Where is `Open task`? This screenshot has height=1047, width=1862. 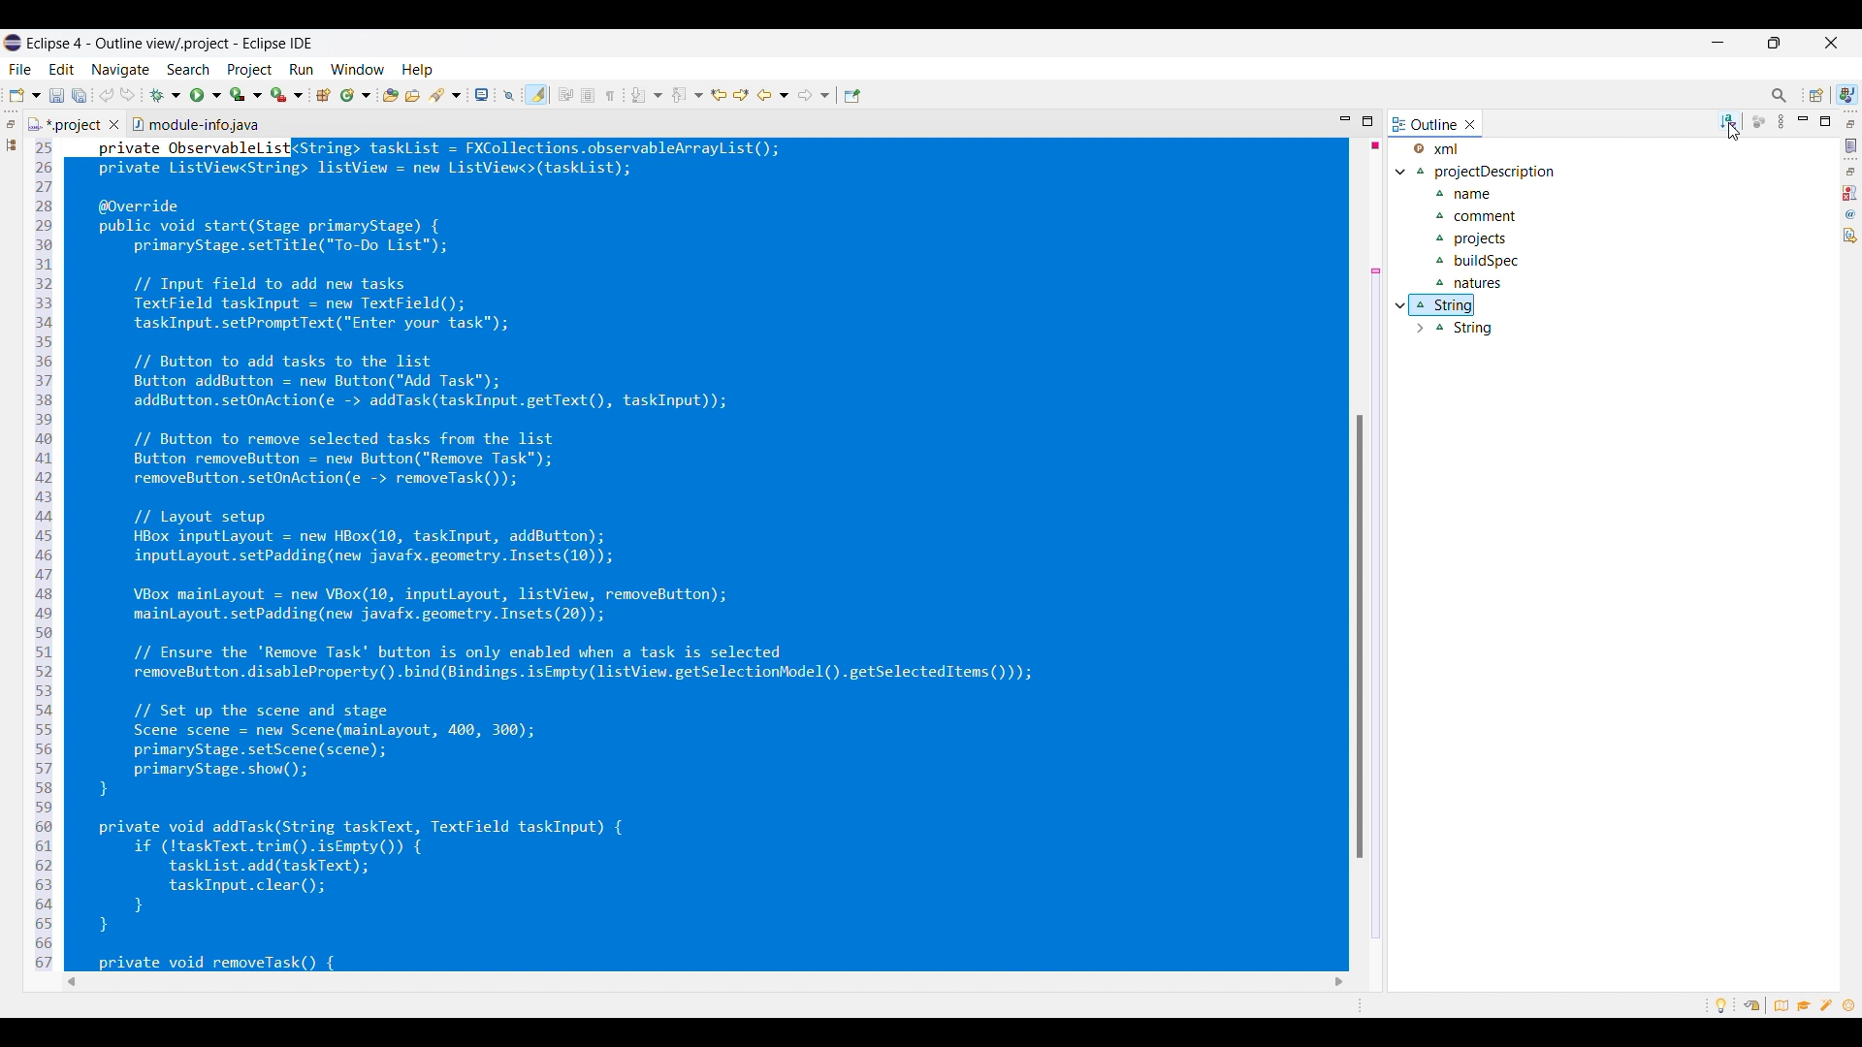 Open task is located at coordinates (413, 95).